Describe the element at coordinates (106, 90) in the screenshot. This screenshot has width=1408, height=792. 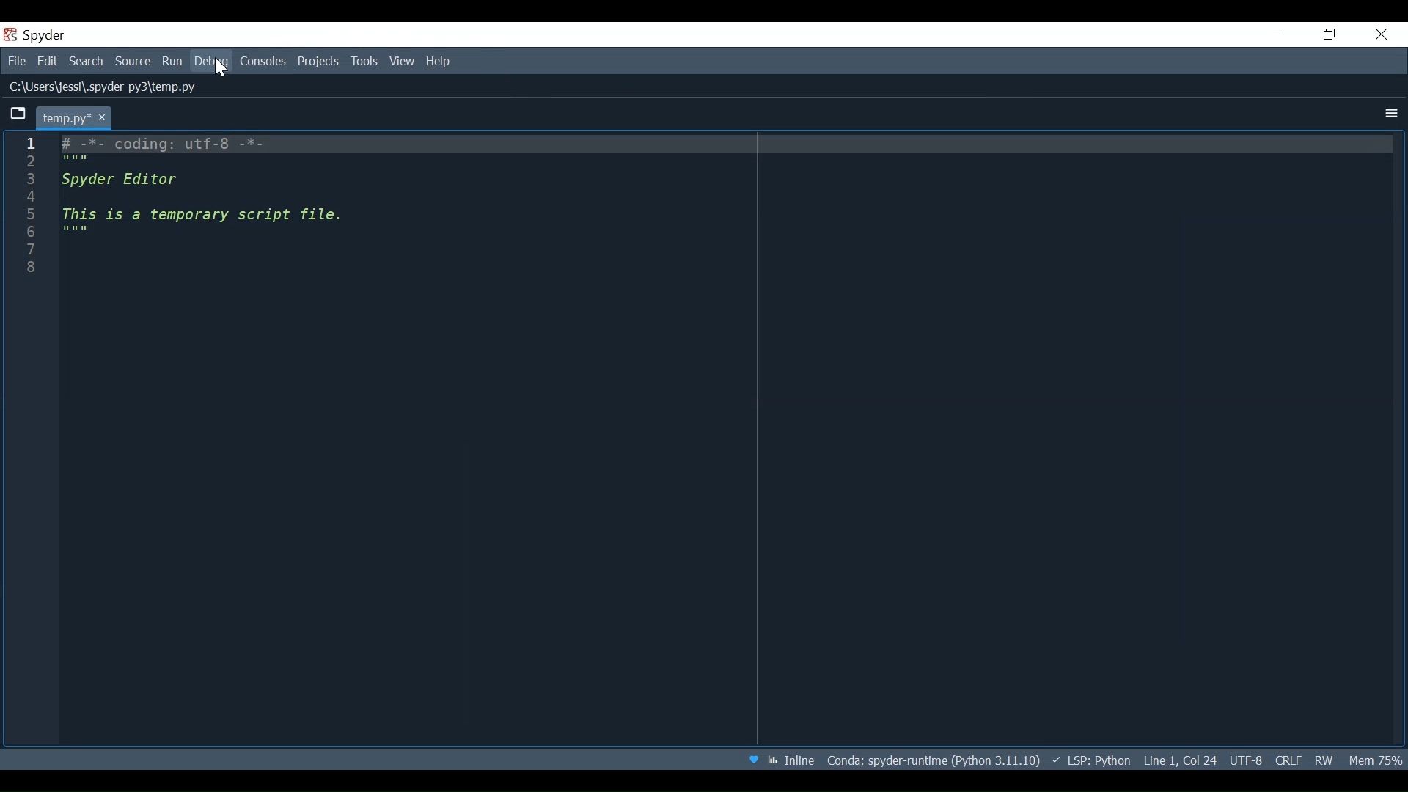
I see `LI\Users\jessi\.spyder-pys\temp.py` at that location.